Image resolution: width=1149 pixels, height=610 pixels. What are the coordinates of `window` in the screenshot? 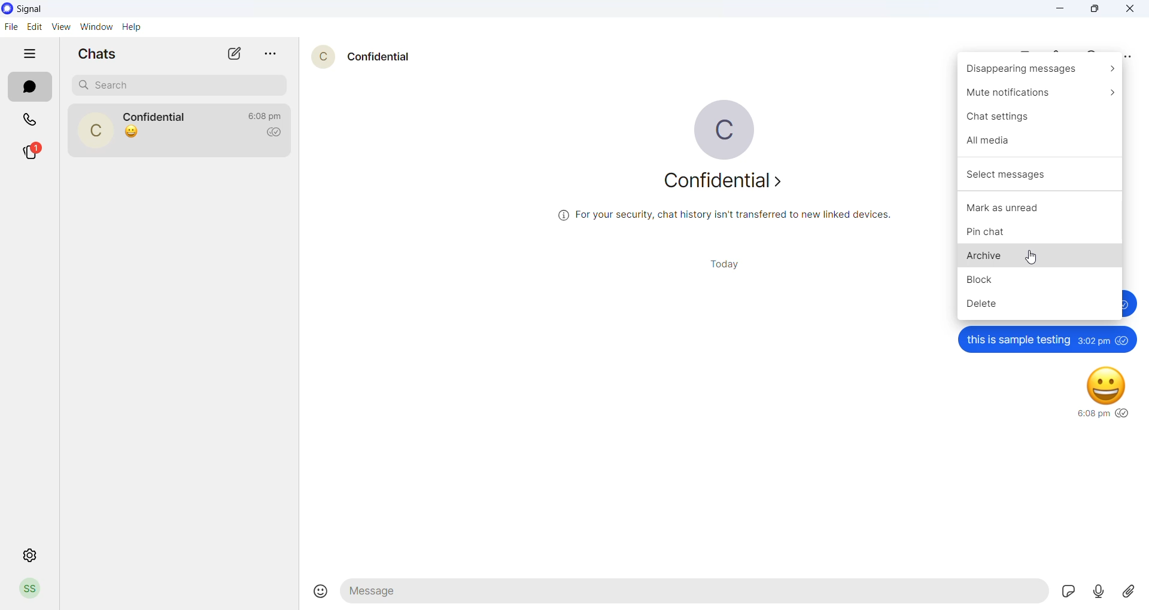 It's located at (95, 26).